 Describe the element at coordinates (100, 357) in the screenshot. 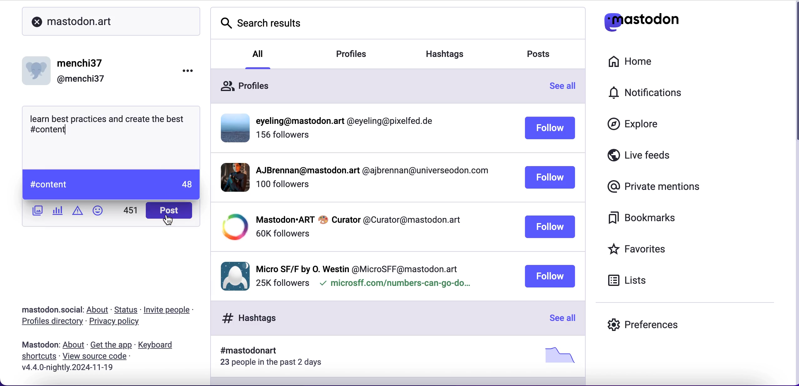

I see `view source code` at that location.